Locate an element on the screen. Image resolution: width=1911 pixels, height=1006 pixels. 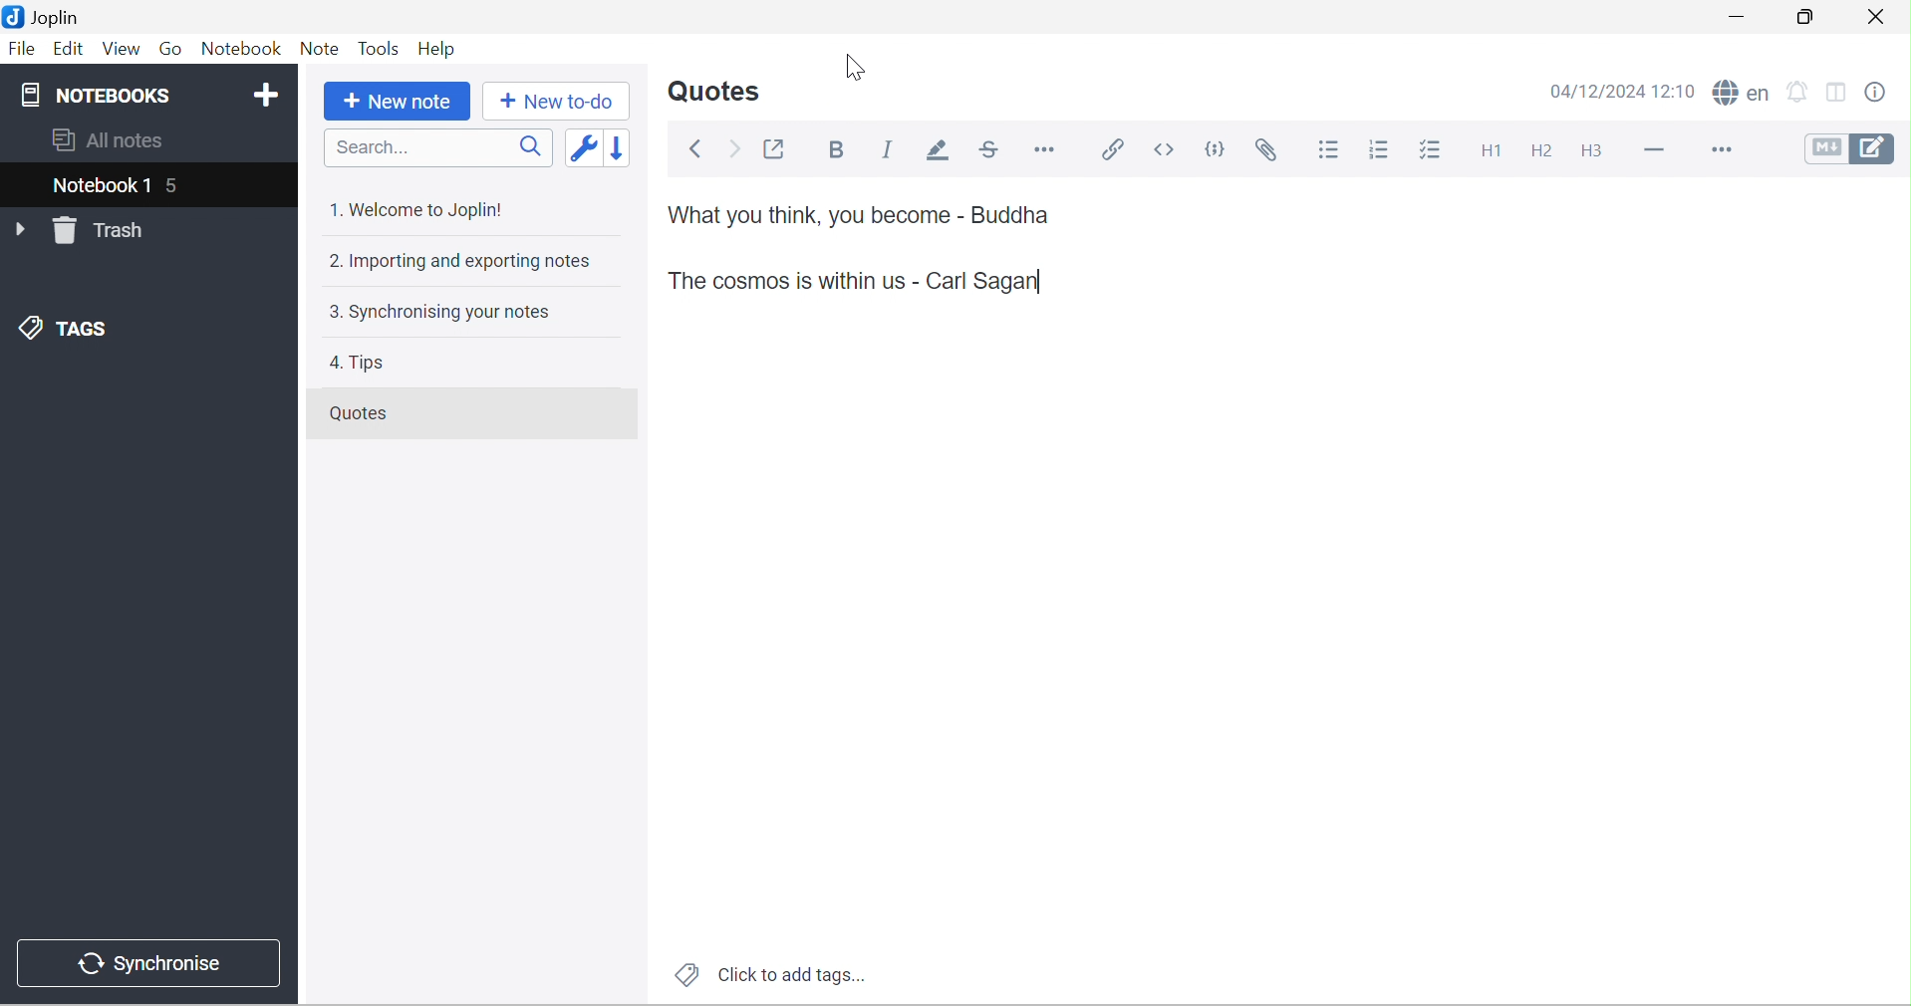
Bold is located at coordinates (839, 150).